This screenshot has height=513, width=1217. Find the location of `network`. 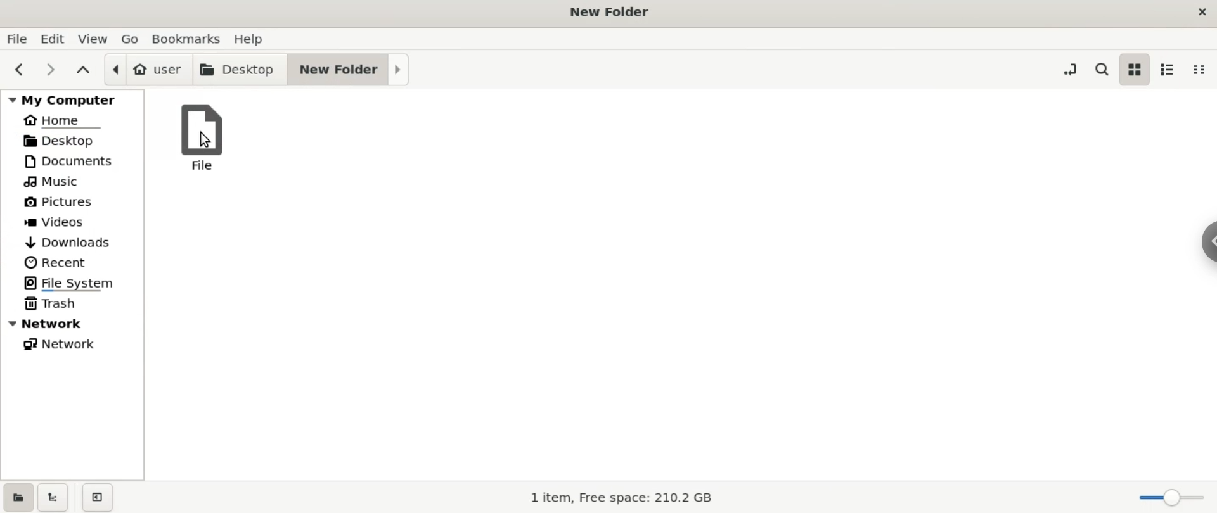

network is located at coordinates (74, 345).